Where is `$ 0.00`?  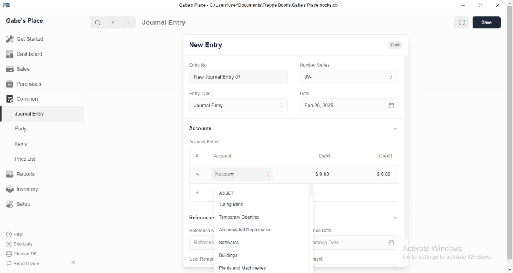
$ 0.00 is located at coordinates (325, 174).